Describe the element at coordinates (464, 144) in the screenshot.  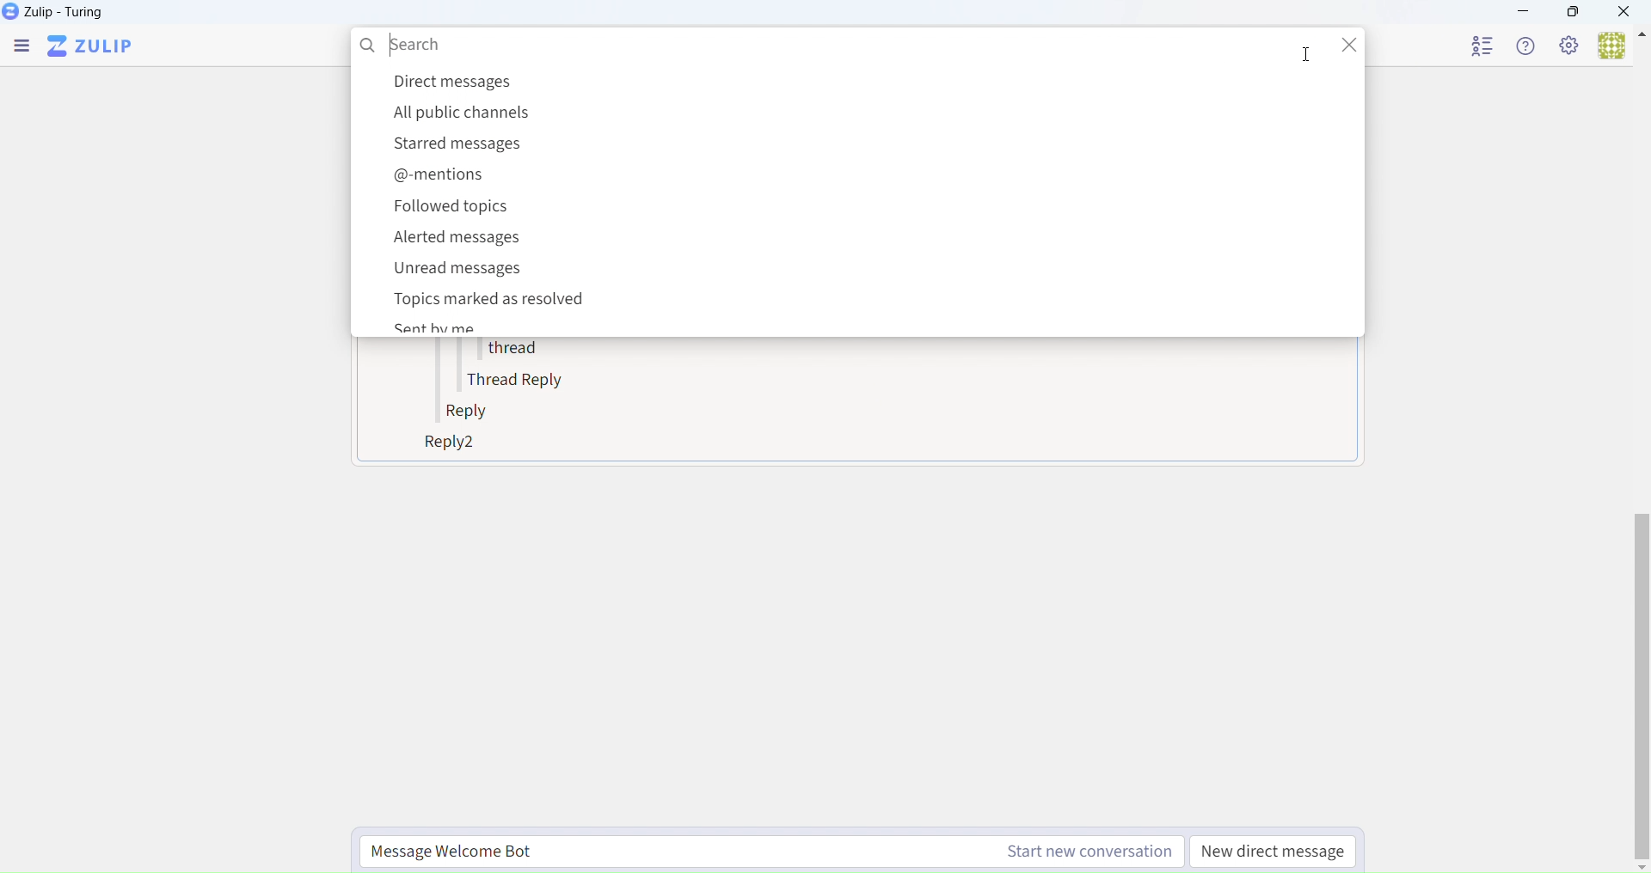
I see `Starred messages` at that location.